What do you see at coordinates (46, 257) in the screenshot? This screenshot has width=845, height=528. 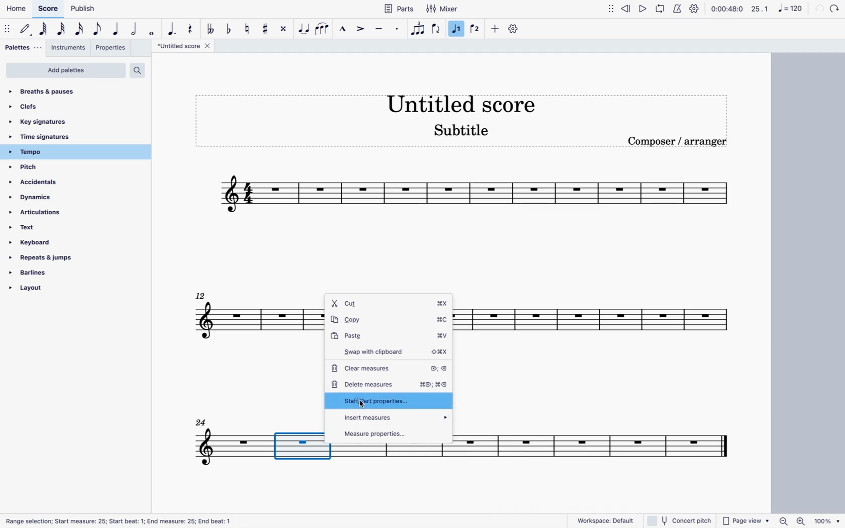 I see `repeats & jumps` at bounding box center [46, 257].